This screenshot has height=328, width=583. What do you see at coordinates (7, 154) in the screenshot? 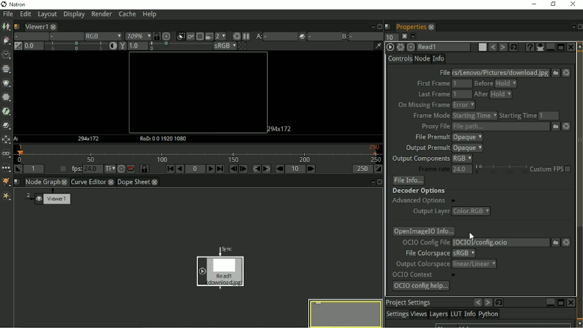
I see `Views` at bounding box center [7, 154].